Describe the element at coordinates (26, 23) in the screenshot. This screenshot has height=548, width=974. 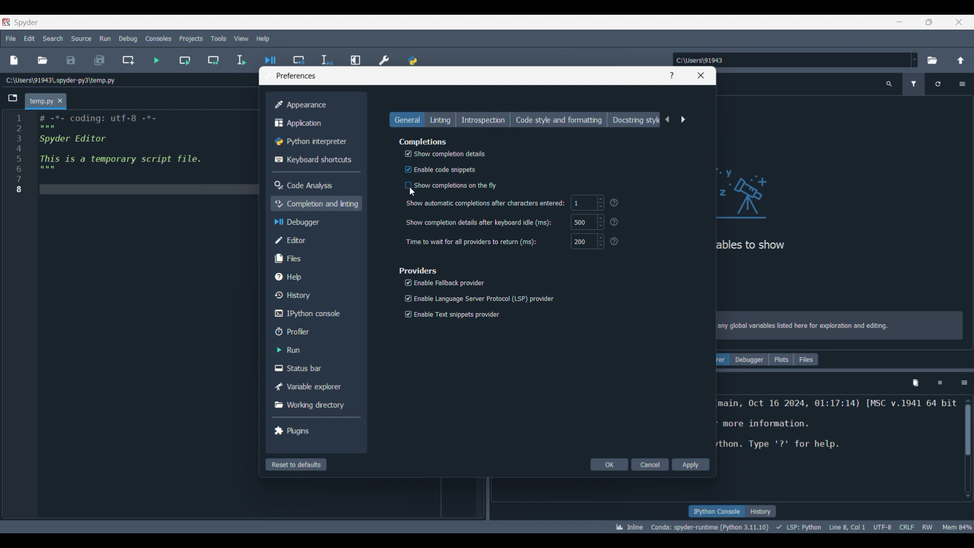
I see `Software name` at that location.